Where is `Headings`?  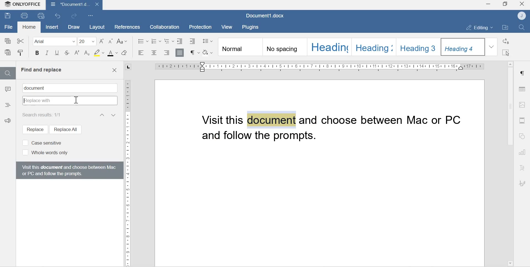
Headings is located at coordinates (8, 104).